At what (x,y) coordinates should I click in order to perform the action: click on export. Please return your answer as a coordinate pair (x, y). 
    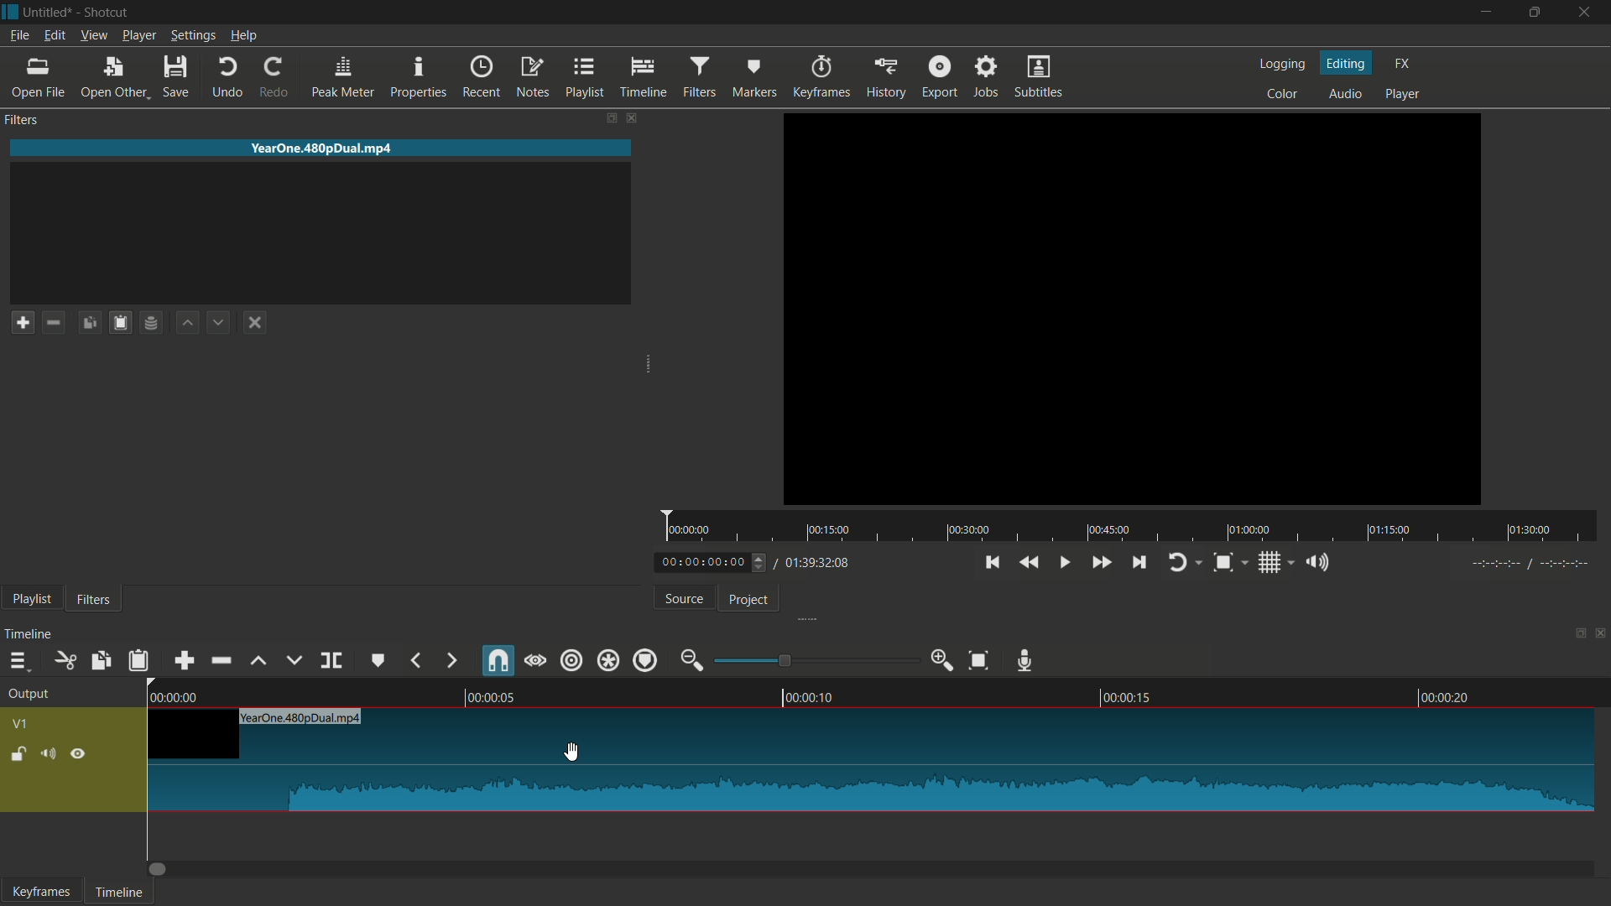
    Looking at the image, I should click on (942, 76).